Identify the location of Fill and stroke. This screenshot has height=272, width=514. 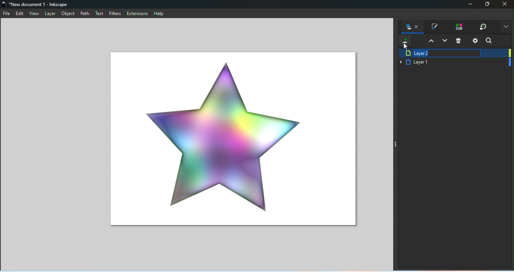
(435, 27).